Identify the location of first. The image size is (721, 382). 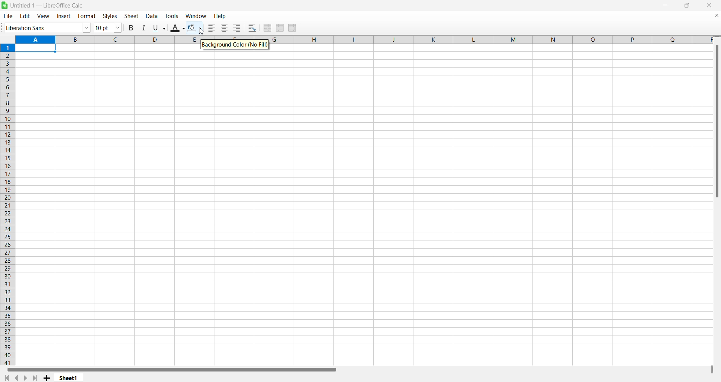
(6, 377).